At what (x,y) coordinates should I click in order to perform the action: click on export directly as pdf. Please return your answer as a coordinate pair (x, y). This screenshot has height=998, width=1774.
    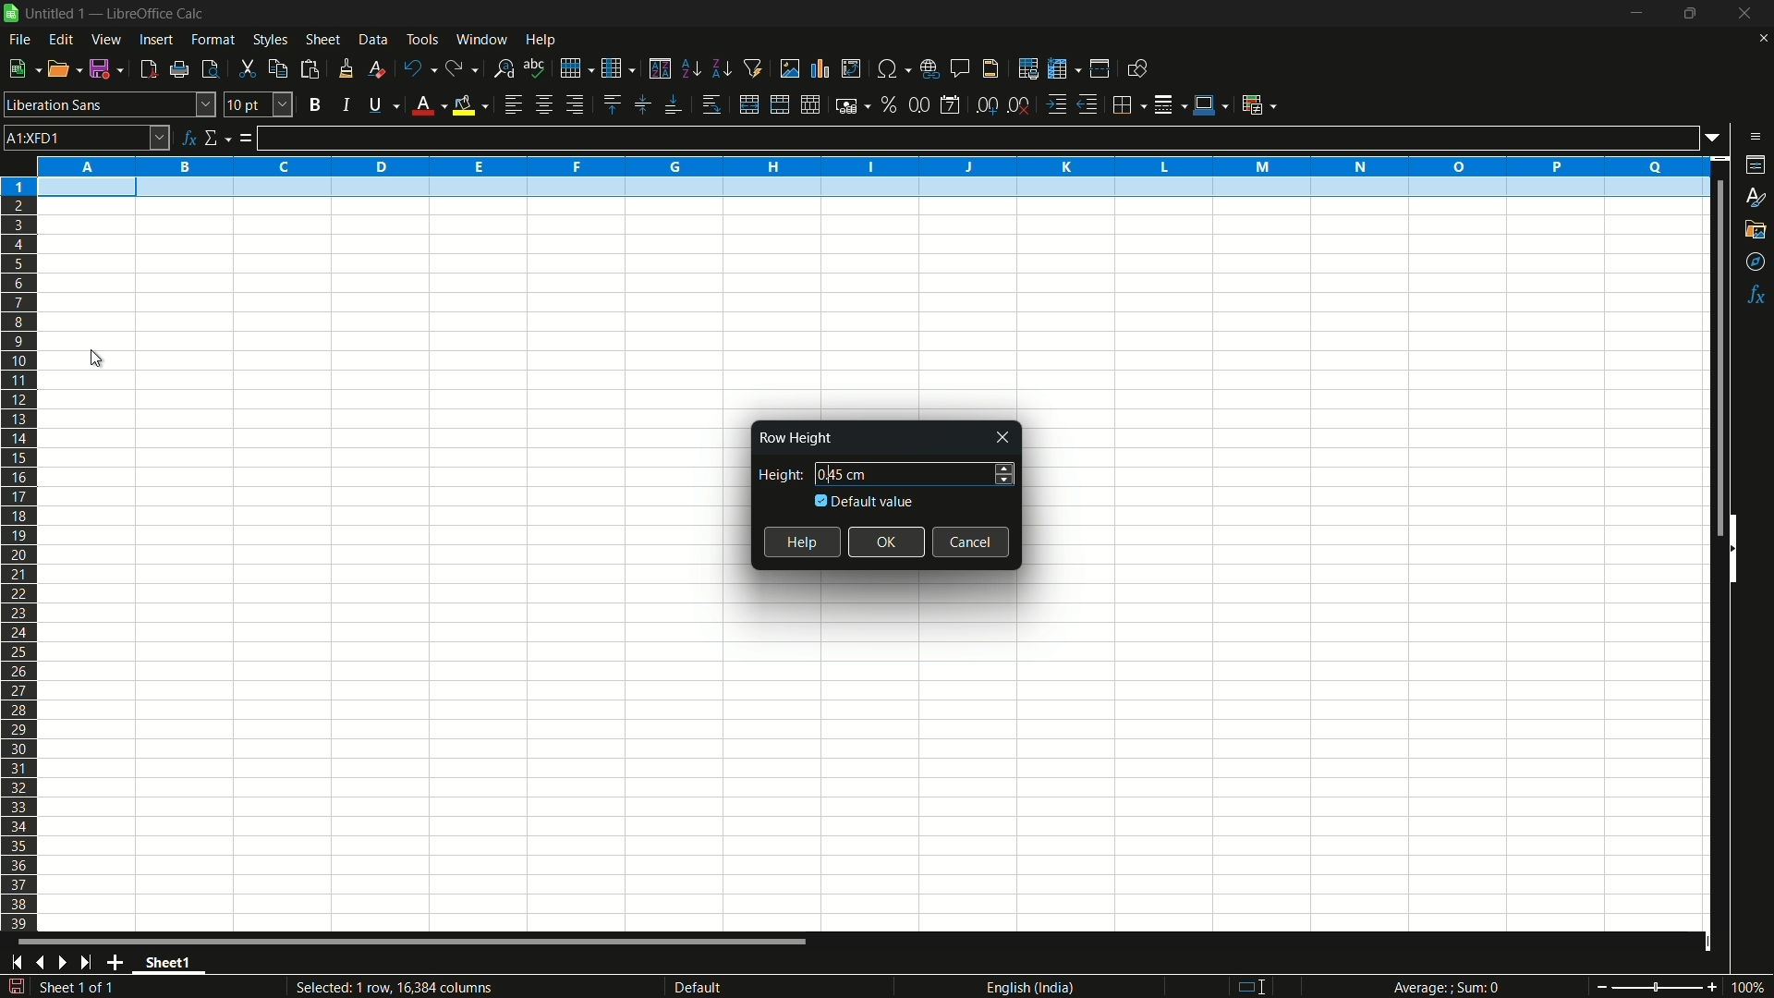
    Looking at the image, I should click on (148, 69).